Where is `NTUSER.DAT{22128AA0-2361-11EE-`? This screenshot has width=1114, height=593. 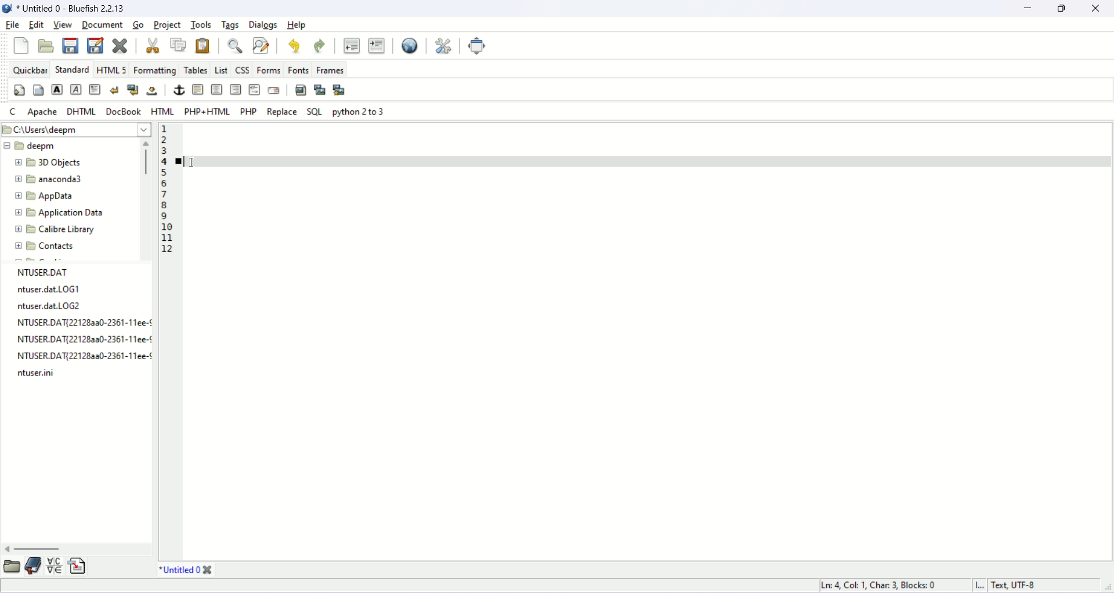 NTUSER.DAT{22128AA0-2361-11EE- is located at coordinates (87, 323).